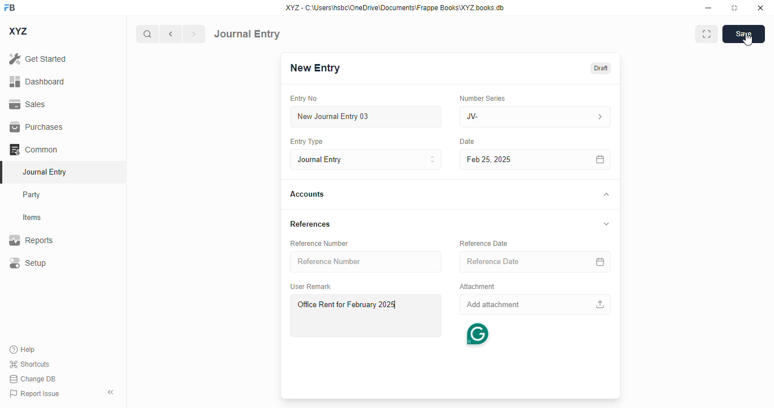  What do you see at coordinates (709, 7) in the screenshot?
I see `minimize` at bounding box center [709, 7].